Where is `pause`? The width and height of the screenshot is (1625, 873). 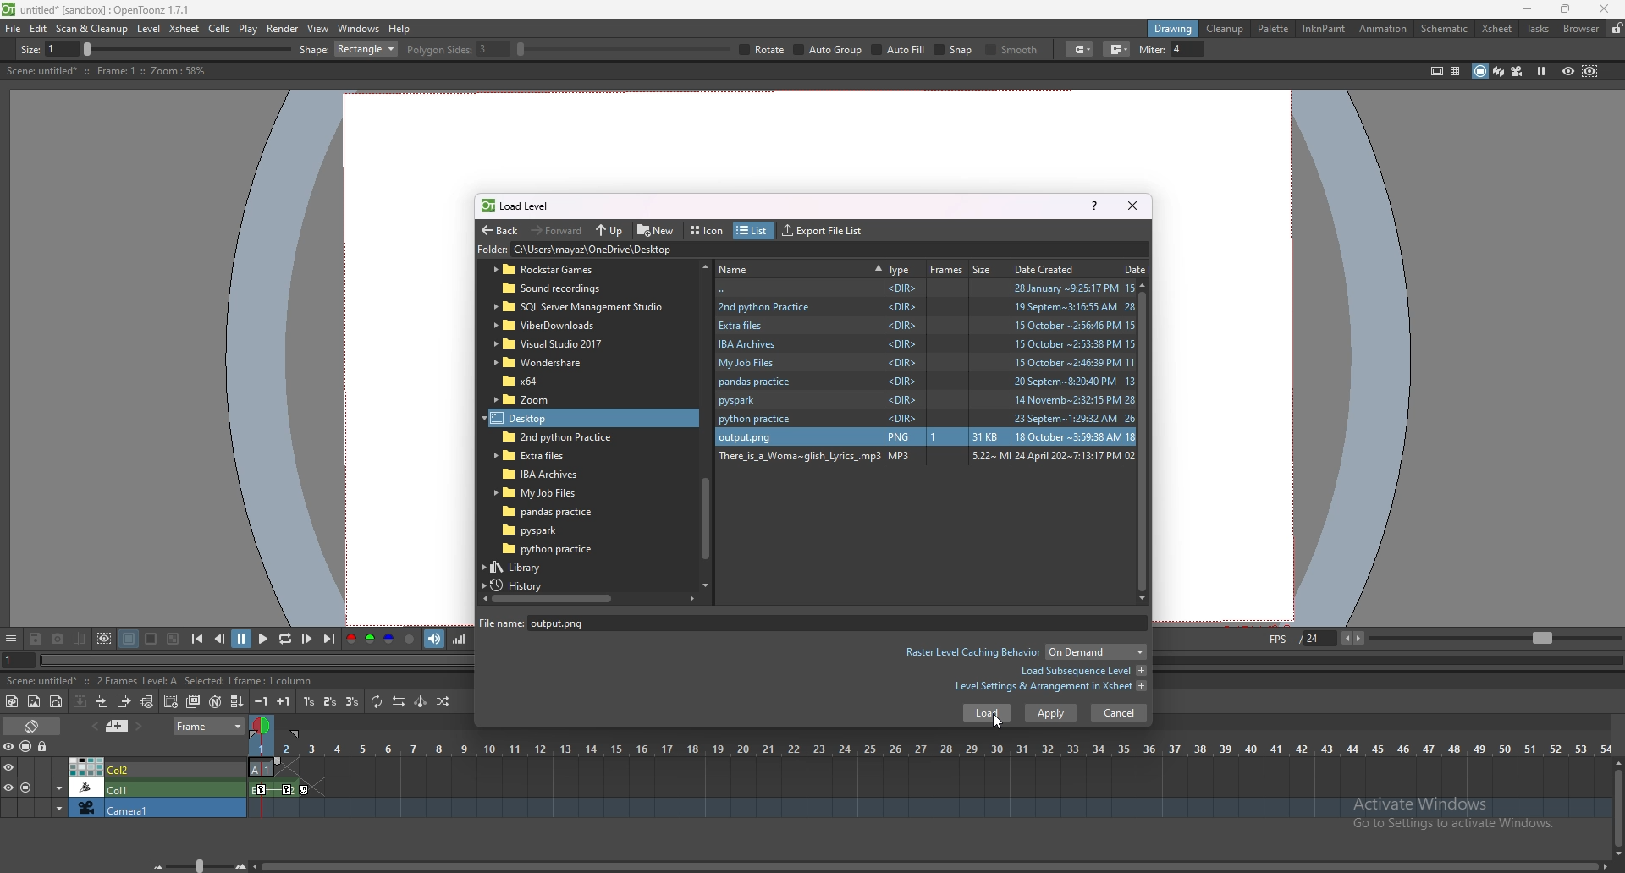 pause is located at coordinates (241, 639).